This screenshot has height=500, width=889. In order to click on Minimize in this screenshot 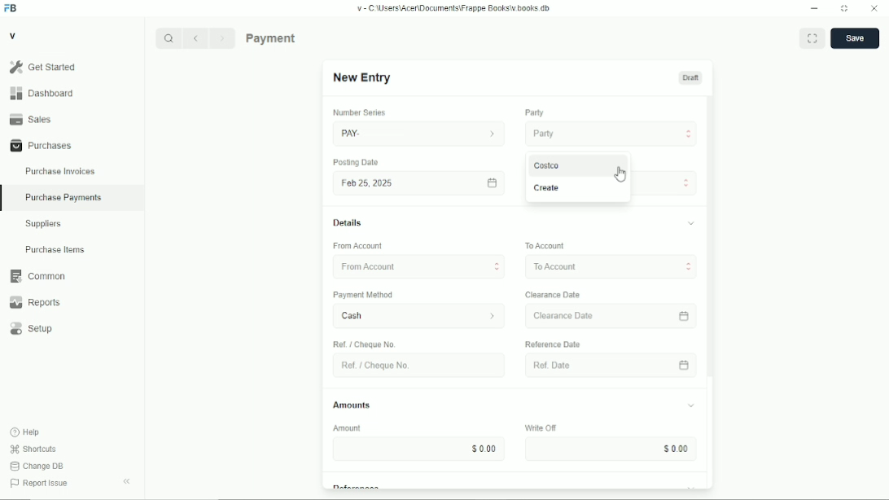, I will do `click(814, 8)`.